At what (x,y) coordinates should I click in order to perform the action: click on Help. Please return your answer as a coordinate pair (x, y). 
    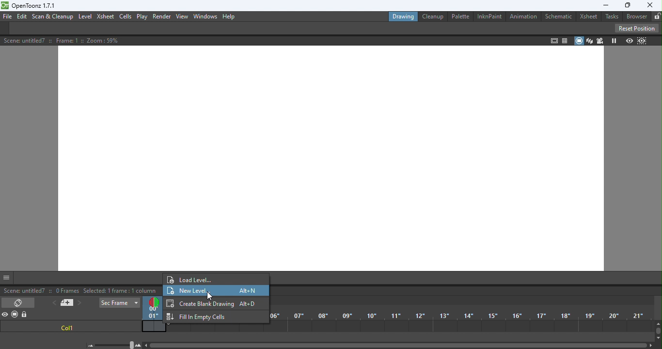
    Looking at the image, I should click on (231, 17).